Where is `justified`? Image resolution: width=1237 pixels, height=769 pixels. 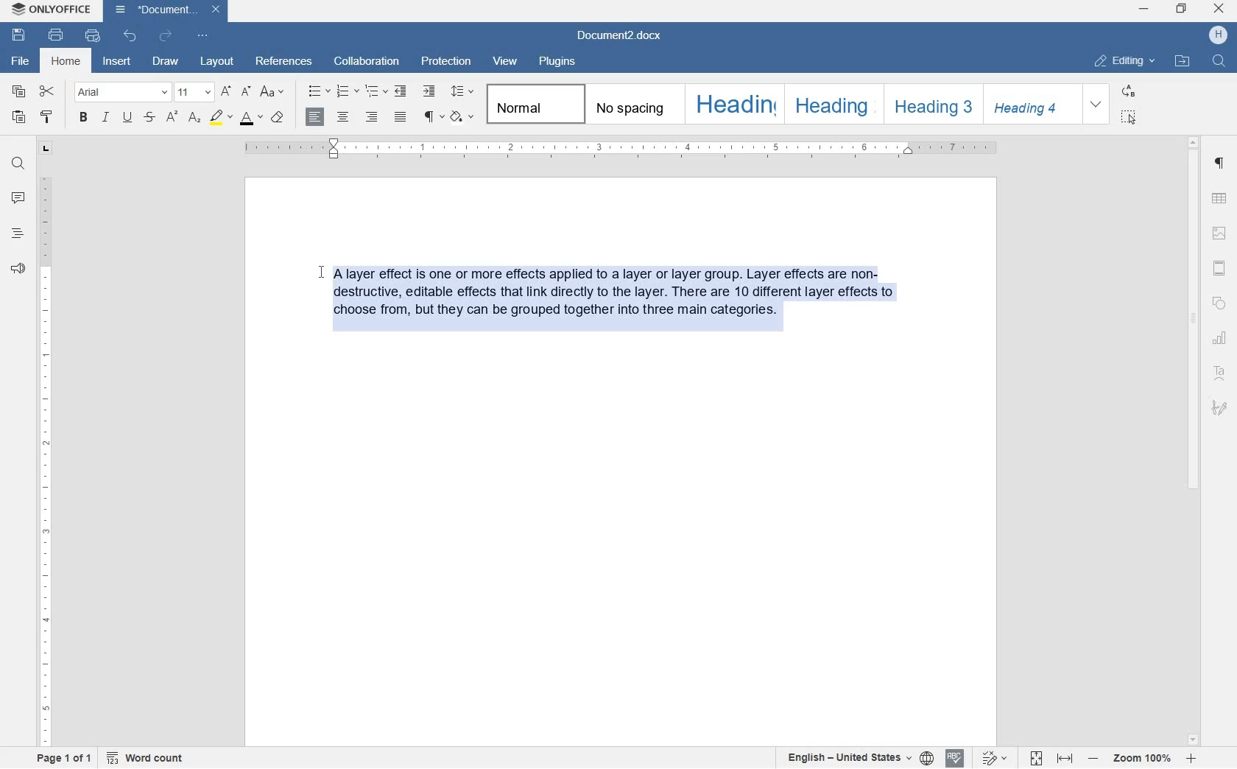
justified is located at coordinates (402, 117).